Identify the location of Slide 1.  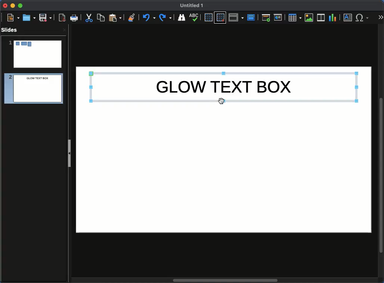
(35, 54).